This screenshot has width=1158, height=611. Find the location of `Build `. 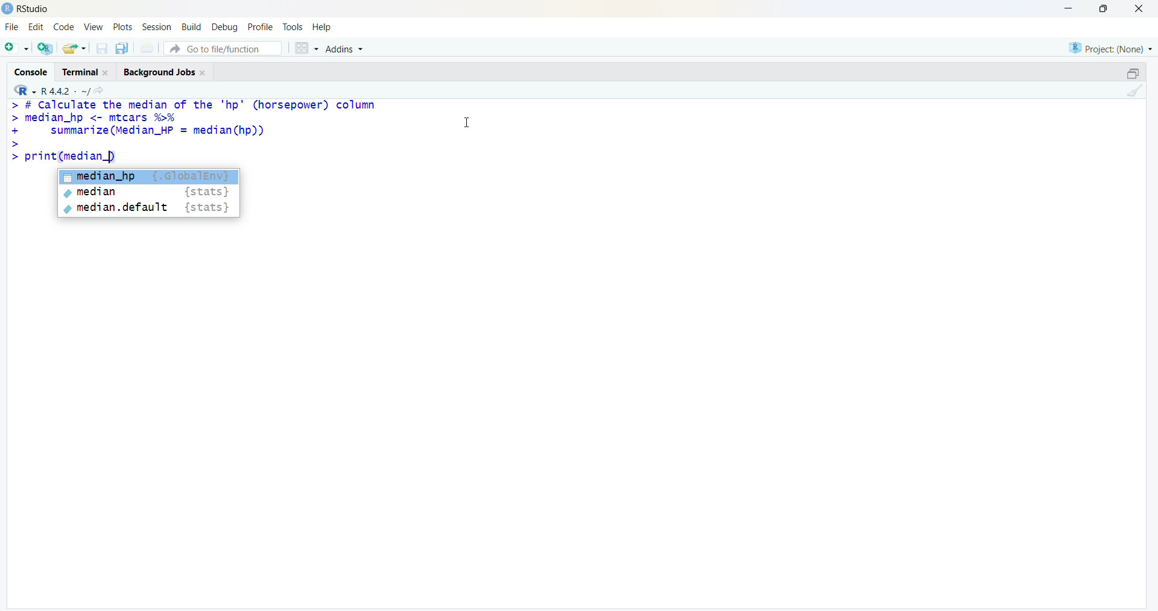

Build  is located at coordinates (193, 28).